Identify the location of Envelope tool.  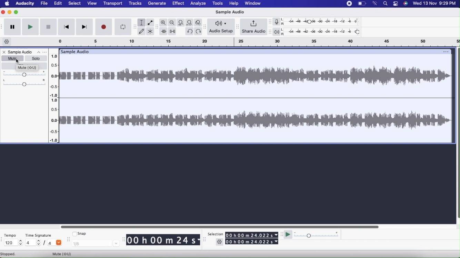
(150, 22).